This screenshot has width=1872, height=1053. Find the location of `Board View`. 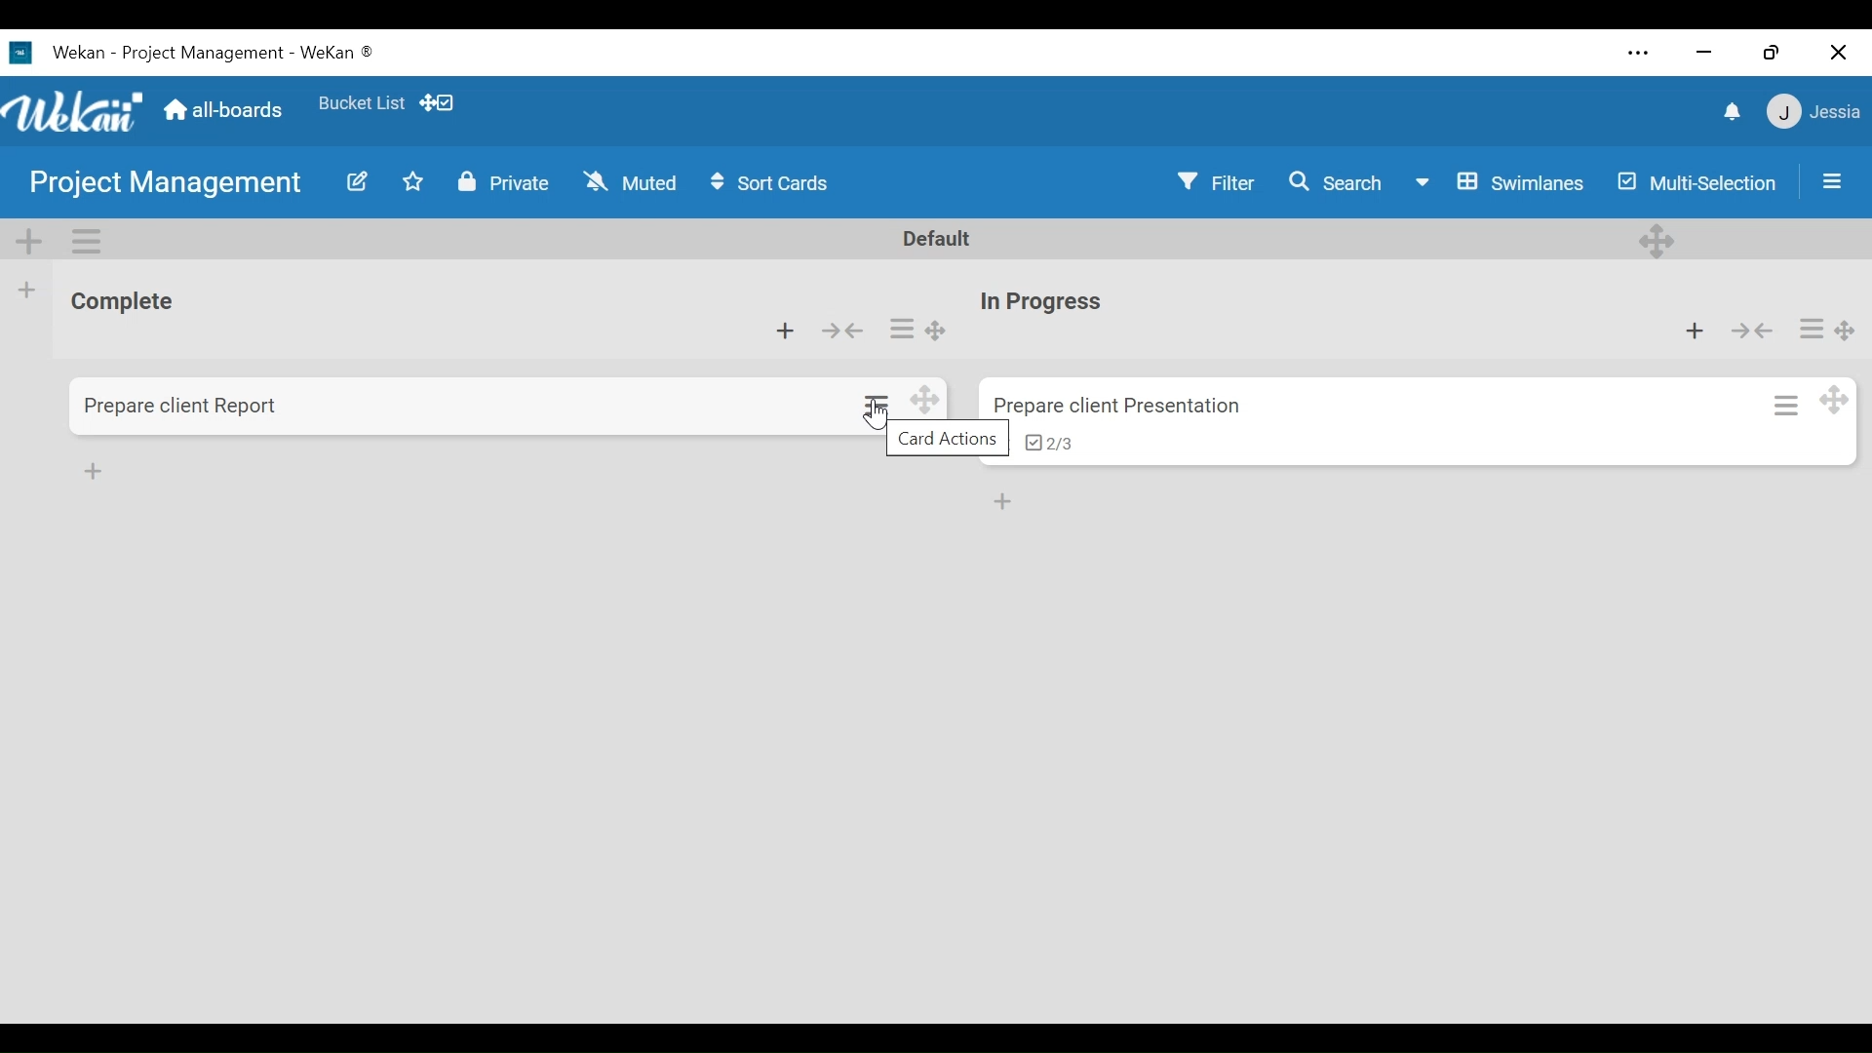

Board View is located at coordinates (1499, 181).